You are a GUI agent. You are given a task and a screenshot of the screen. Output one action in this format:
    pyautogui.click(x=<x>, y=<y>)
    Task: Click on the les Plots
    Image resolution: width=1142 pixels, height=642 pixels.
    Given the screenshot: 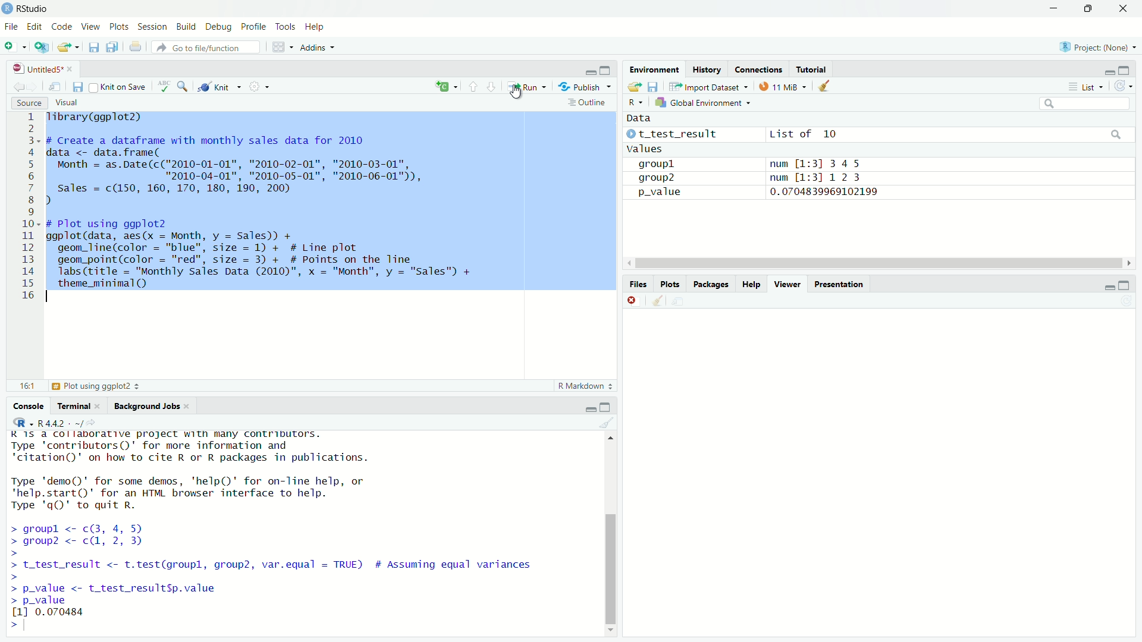 What is the action you would take?
    pyautogui.click(x=669, y=284)
    